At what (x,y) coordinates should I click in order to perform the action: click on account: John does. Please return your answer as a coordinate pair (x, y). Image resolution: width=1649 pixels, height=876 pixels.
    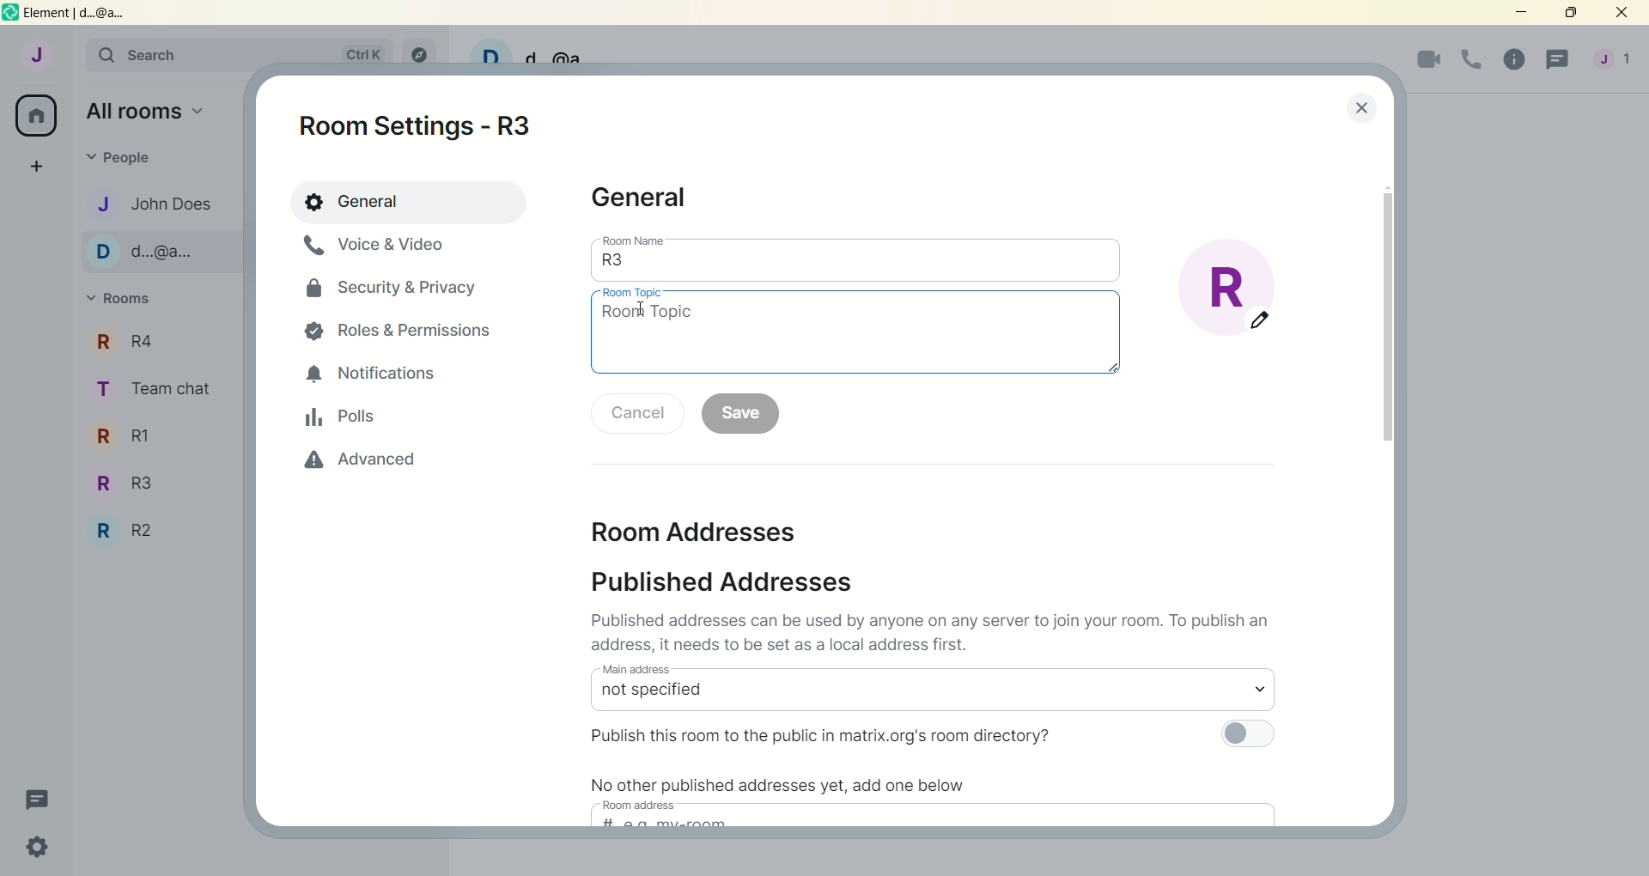
    Looking at the image, I should click on (38, 58).